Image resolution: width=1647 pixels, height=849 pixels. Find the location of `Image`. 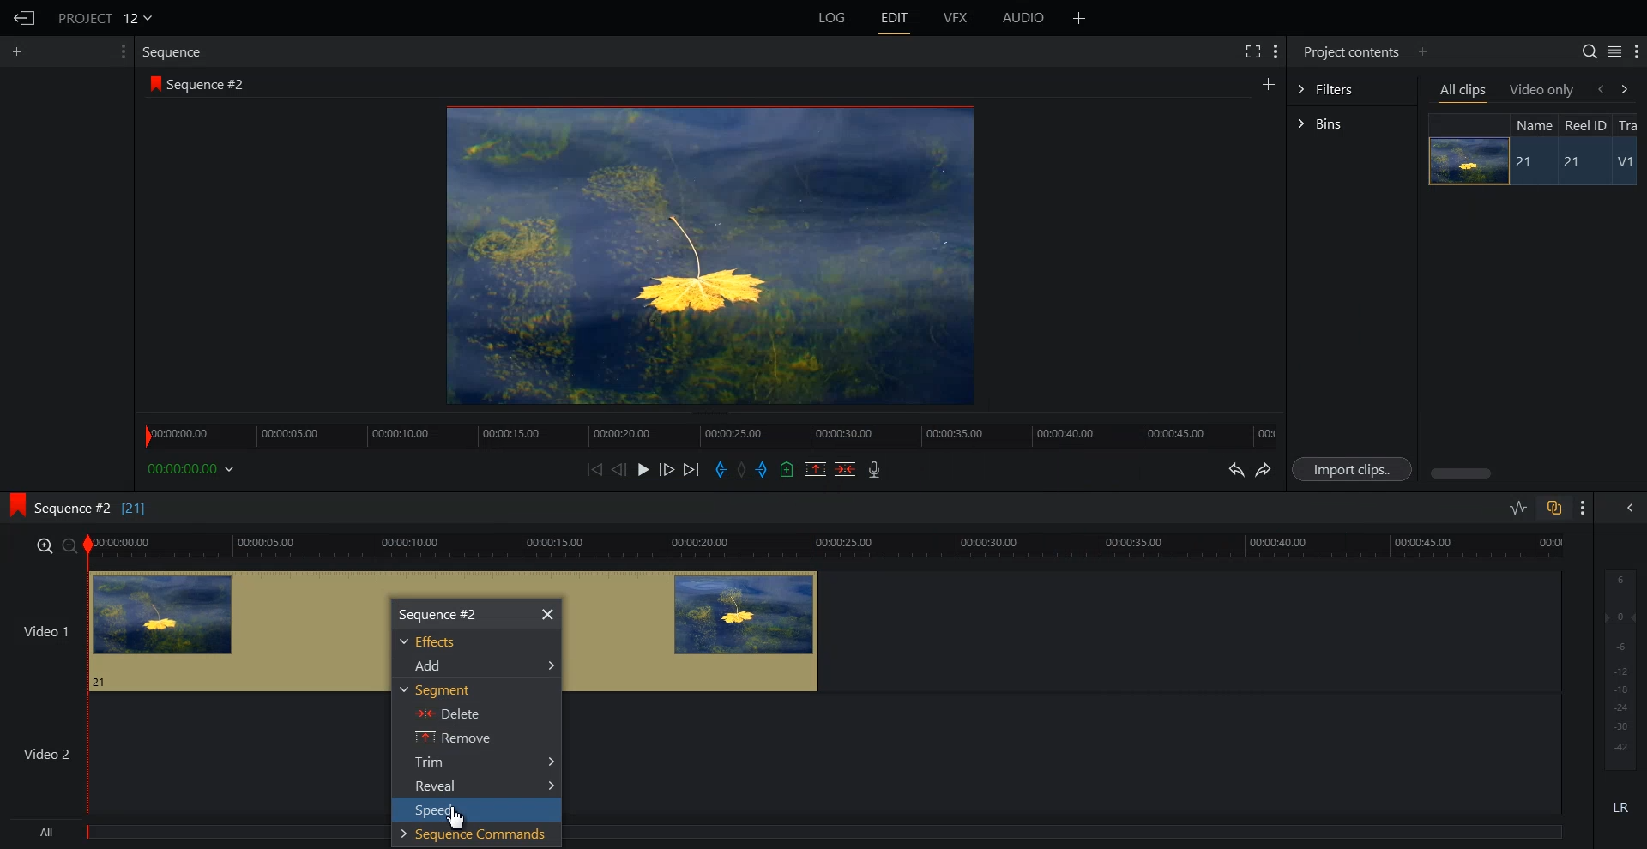

Image is located at coordinates (1463, 160).